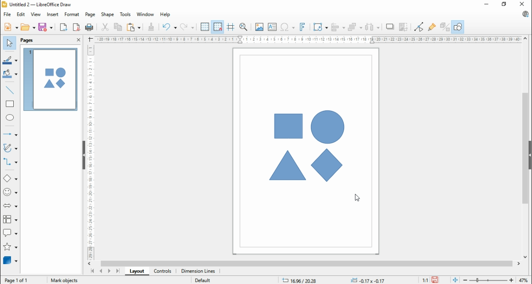 The height and width of the screenshot is (284, 532). I want to click on layout, so click(135, 272).